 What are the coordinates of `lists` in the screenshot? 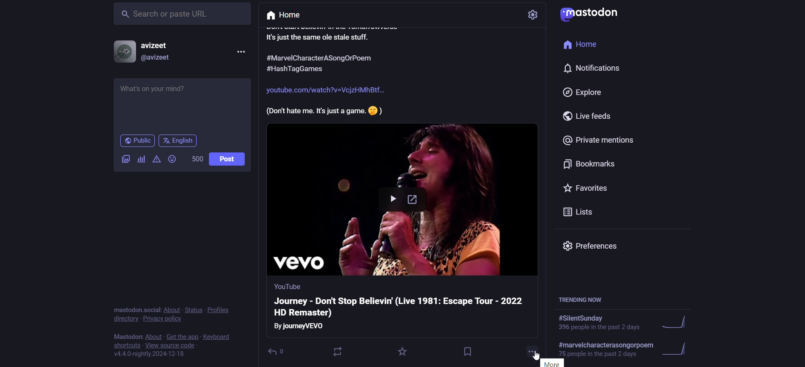 It's located at (578, 212).